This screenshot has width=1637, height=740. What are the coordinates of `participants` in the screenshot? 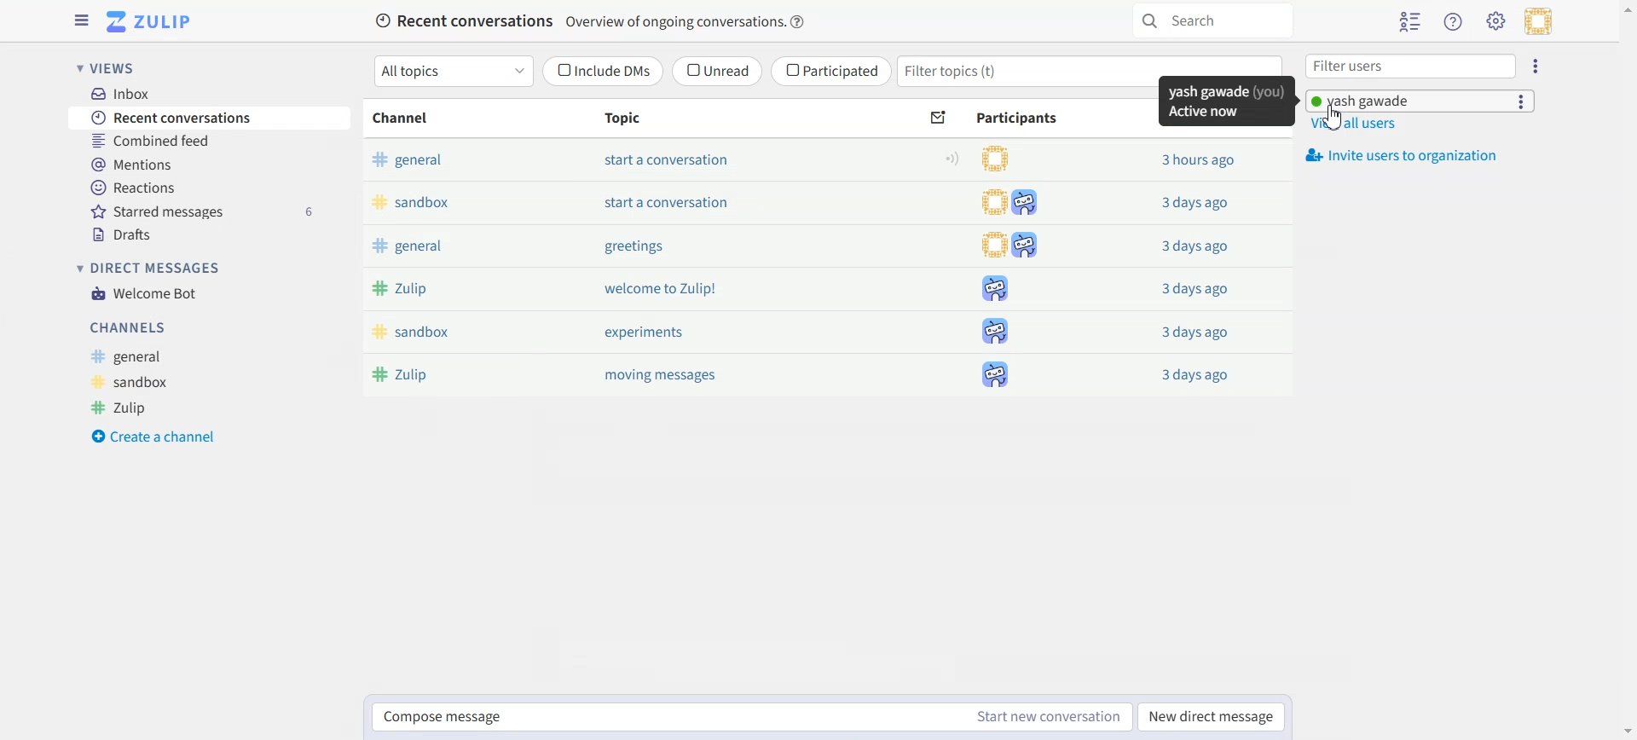 It's located at (994, 288).